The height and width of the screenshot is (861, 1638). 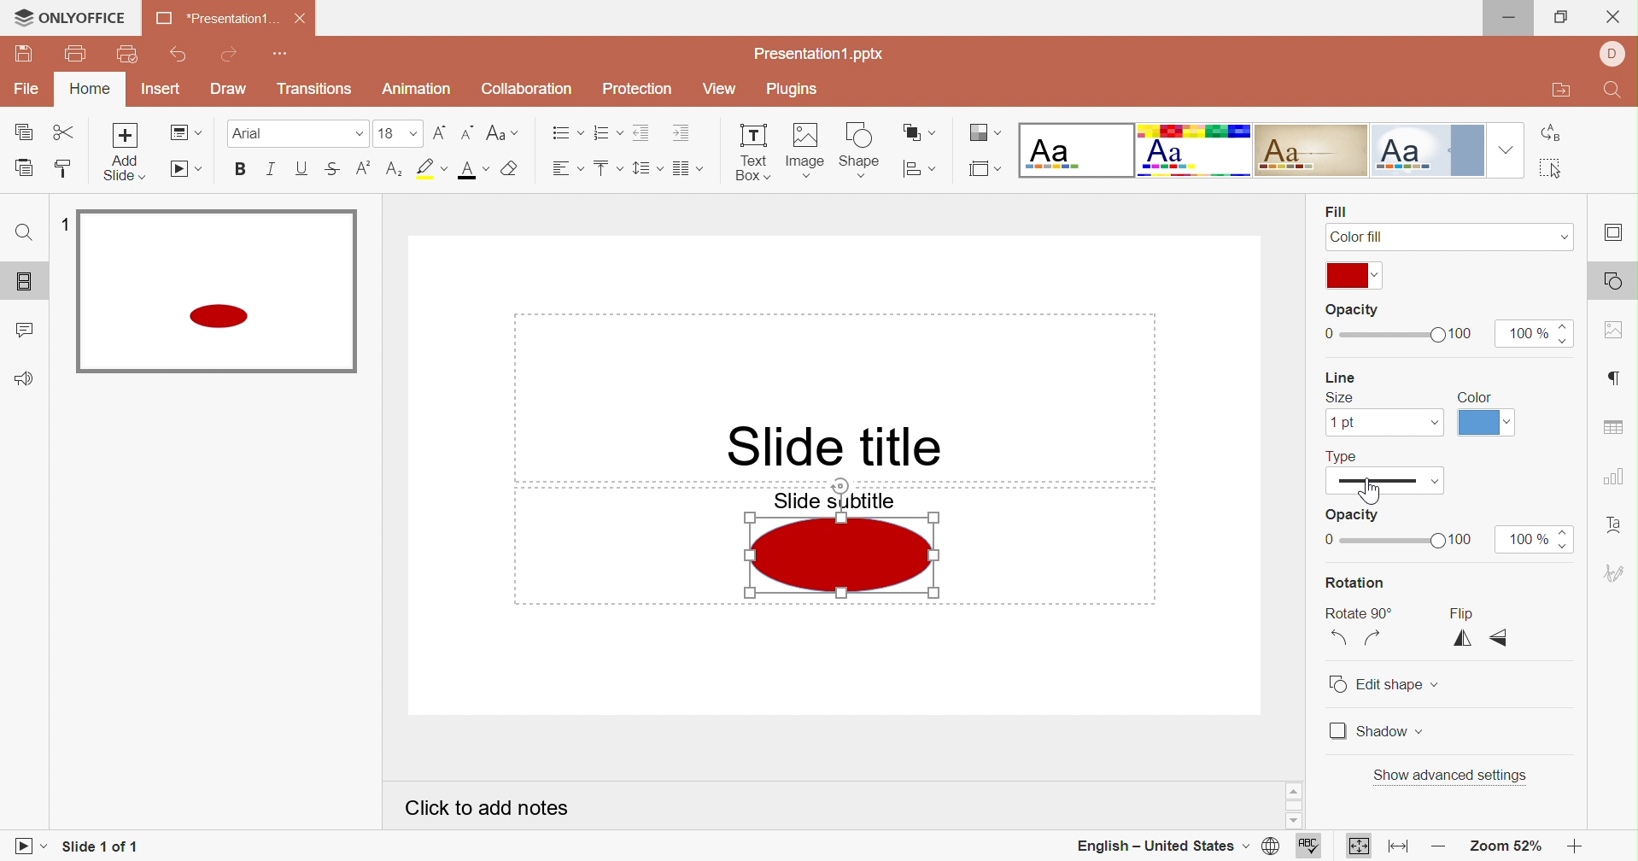 What do you see at coordinates (565, 133) in the screenshot?
I see `Bullets` at bounding box center [565, 133].